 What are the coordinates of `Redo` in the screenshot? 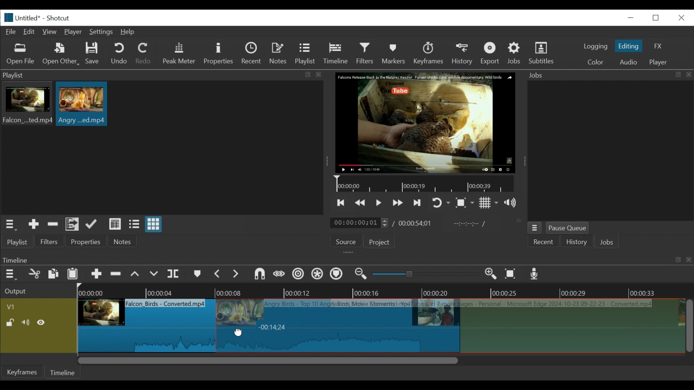 It's located at (143, 55).